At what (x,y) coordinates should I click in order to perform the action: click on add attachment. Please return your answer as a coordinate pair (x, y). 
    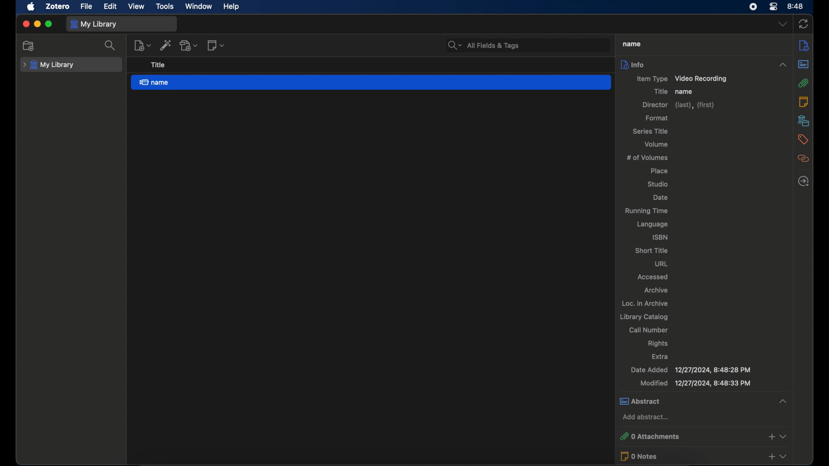
    Looking at the image, I should click on (189, 45).